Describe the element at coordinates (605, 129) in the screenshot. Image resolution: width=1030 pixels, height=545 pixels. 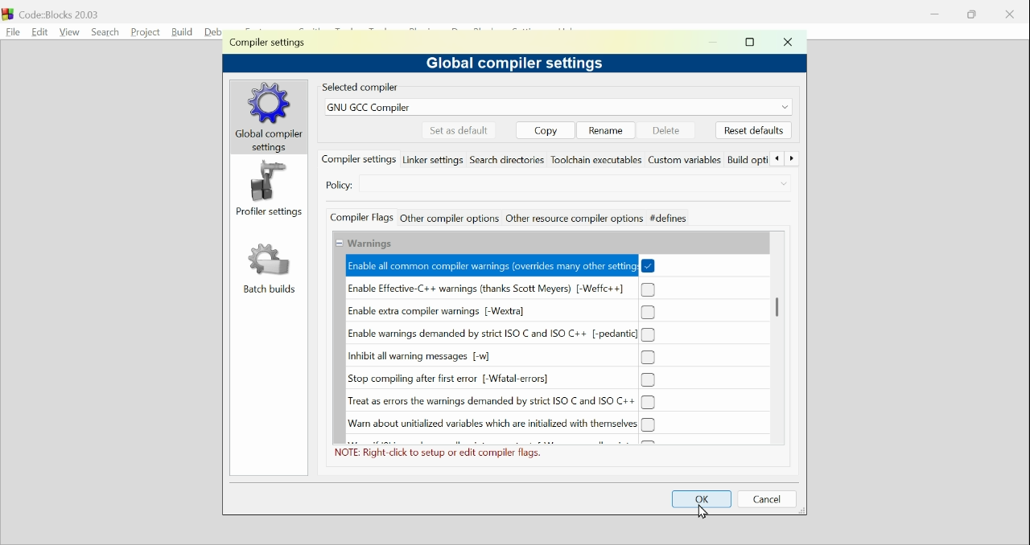
I see `Rename` at that location.